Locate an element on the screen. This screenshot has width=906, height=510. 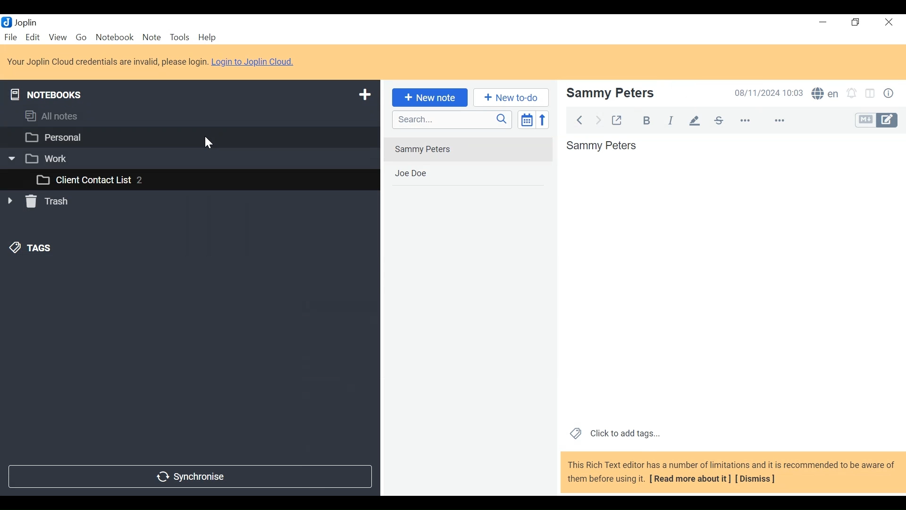
Close is located at coordinates (889, 21).